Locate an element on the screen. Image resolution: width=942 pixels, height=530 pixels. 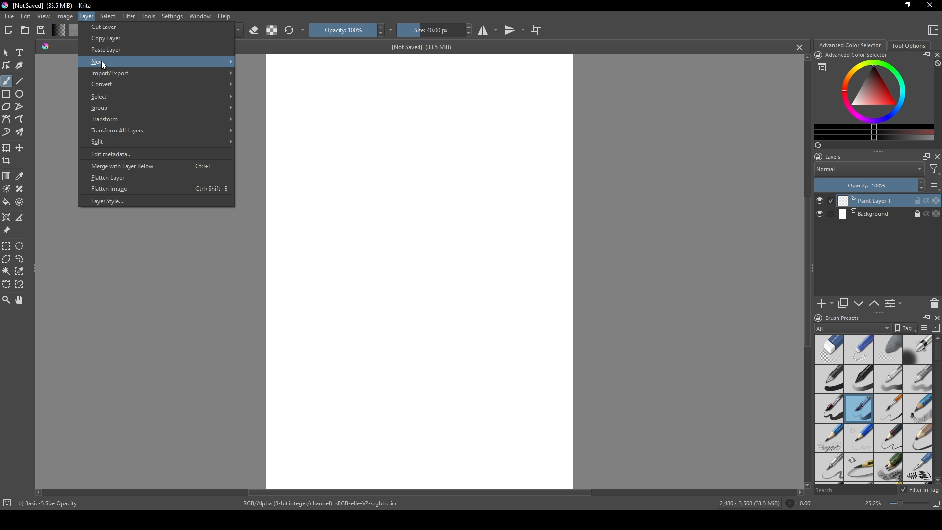
resize is located at coordinates (924, 317).